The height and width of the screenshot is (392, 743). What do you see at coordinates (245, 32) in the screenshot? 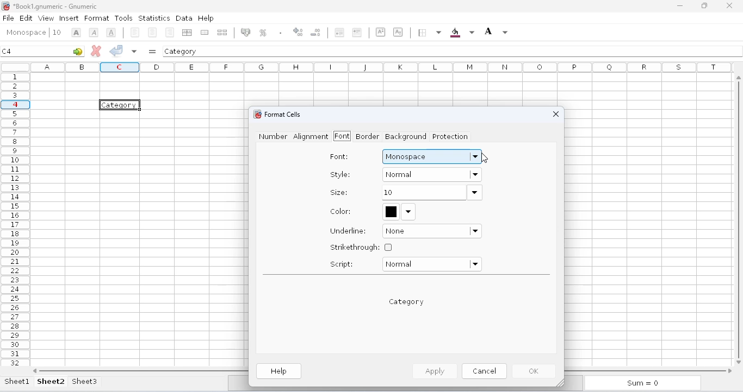
I see `format the selection as accounting` at bounding box center [245, 32].